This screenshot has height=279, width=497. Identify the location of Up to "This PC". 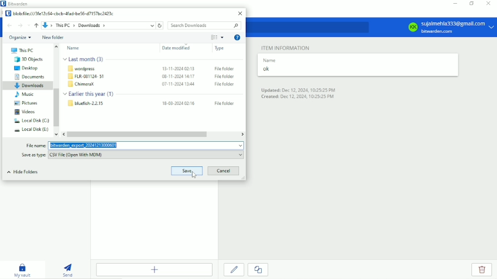
(36, 25).